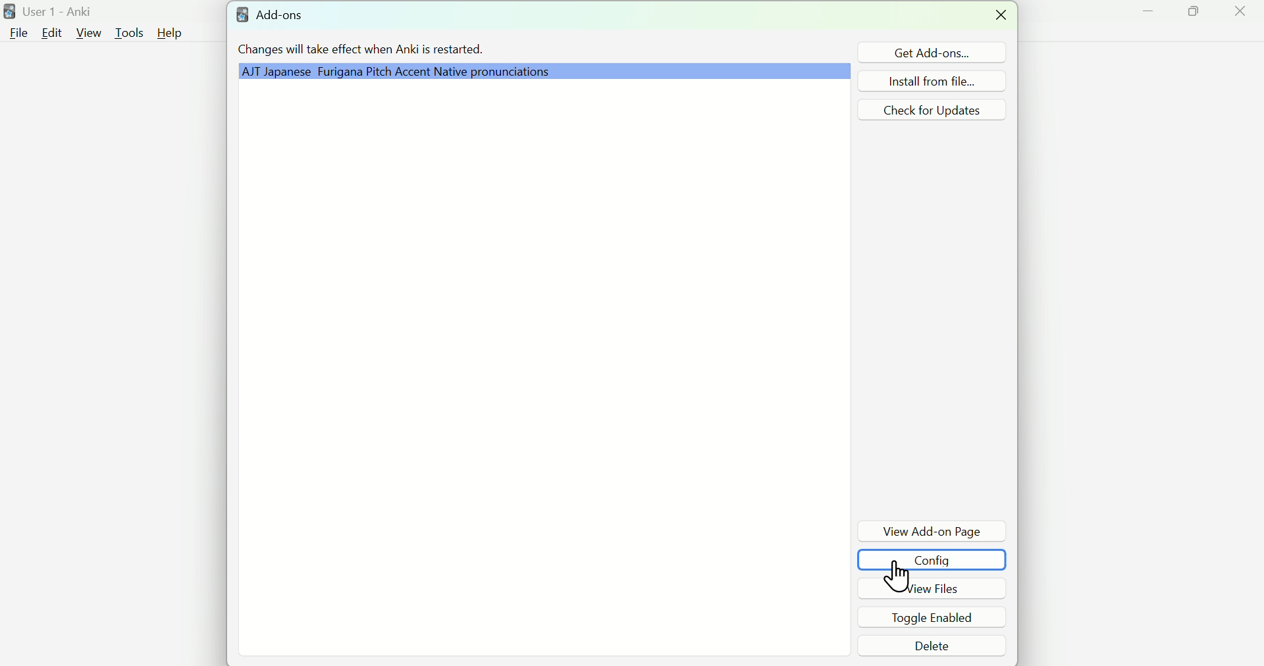 This screenshot has height=666, width=1264. I want to click on Delete, so click(932, 647).